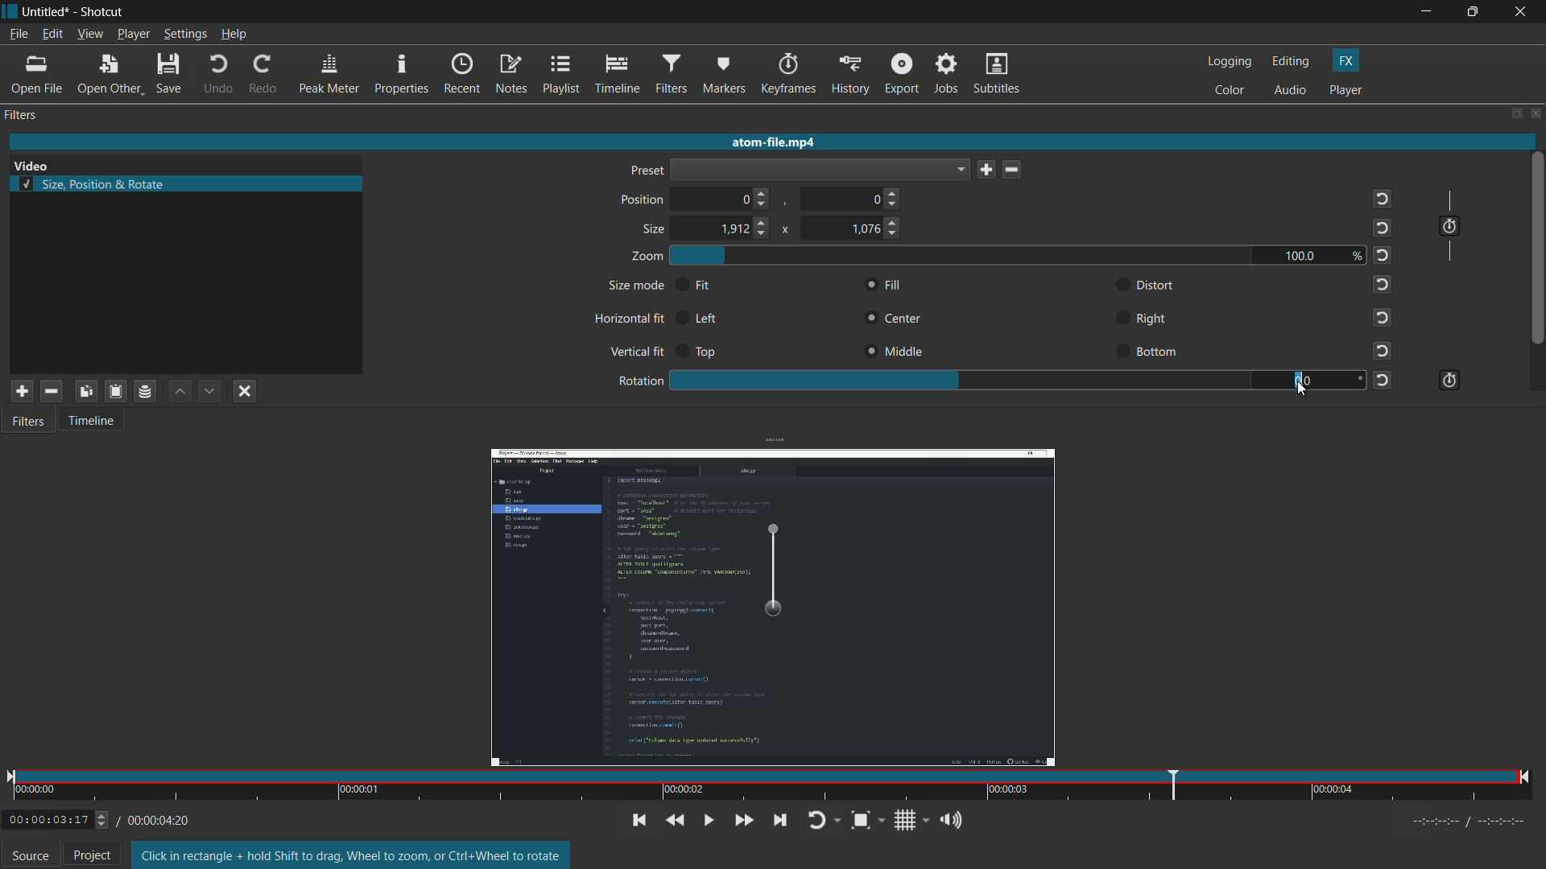  Describe the element at coordinates (214, 76) in the screenshot. I see `undo` at that location.